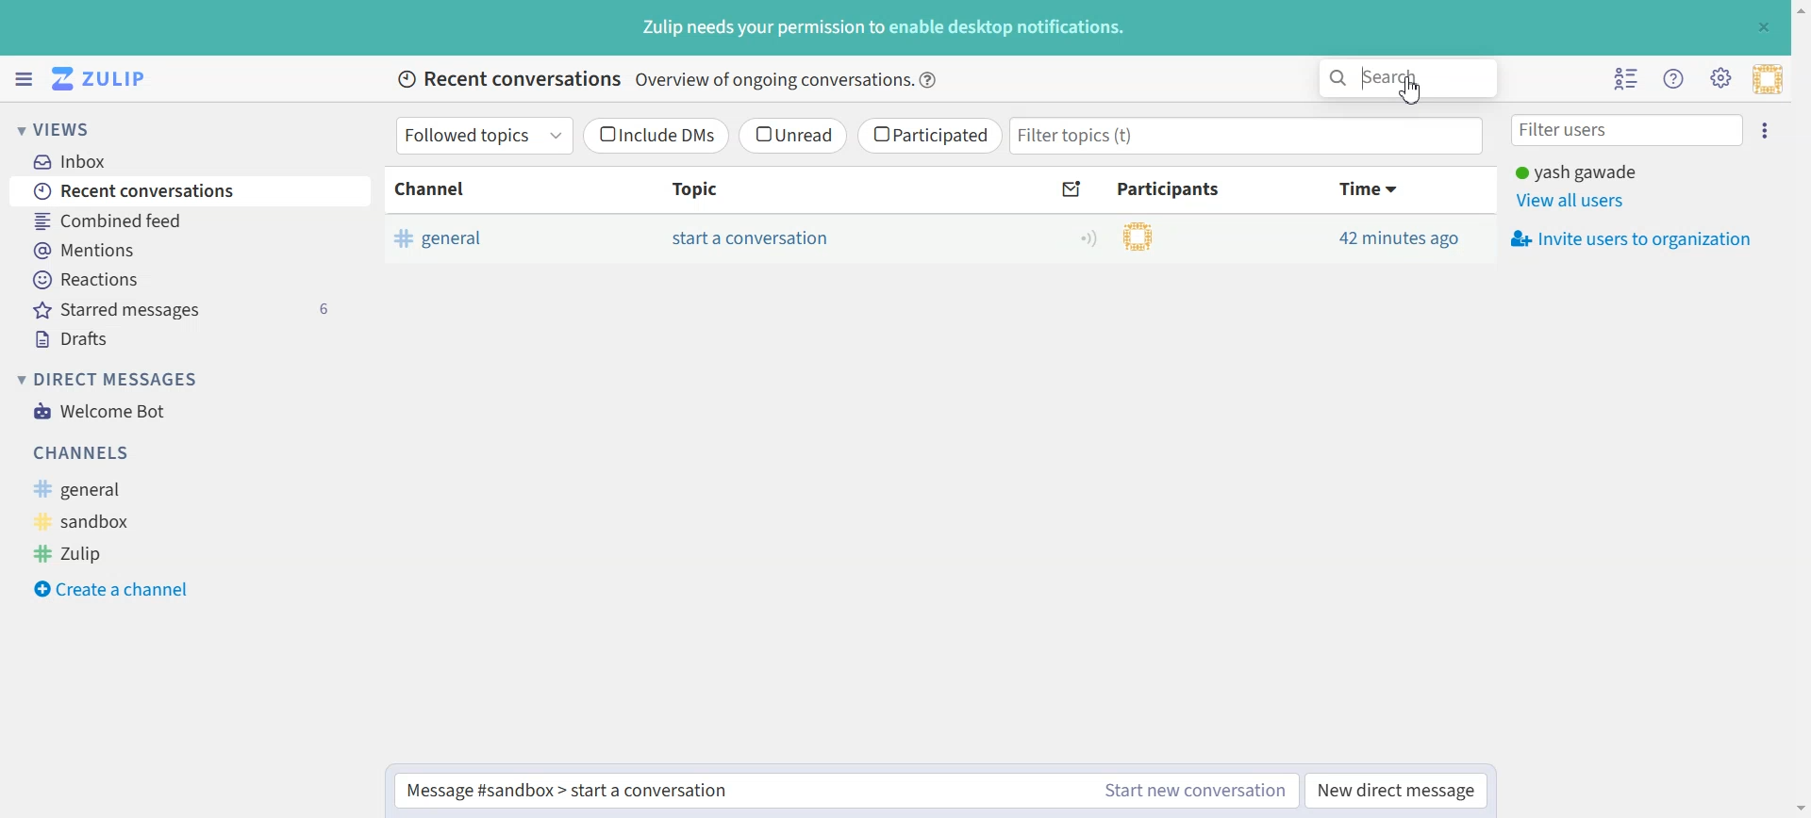 The image size is (1811, 818). Describe the element at coordinates (930, 80) in the screenshot. I see `Info` at that location.